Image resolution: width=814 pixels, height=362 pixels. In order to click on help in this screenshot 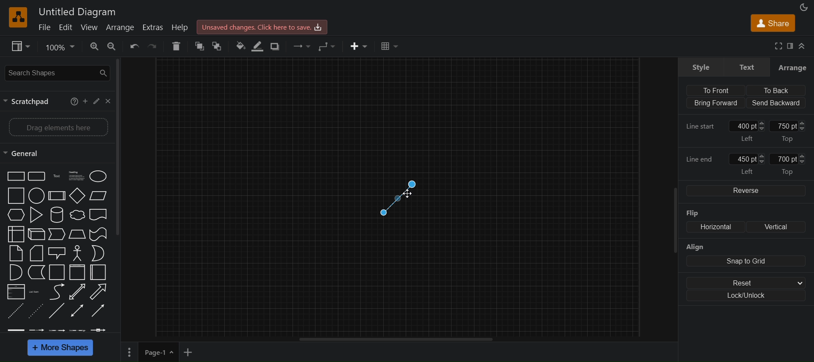, I will do `click(71, 101)`.